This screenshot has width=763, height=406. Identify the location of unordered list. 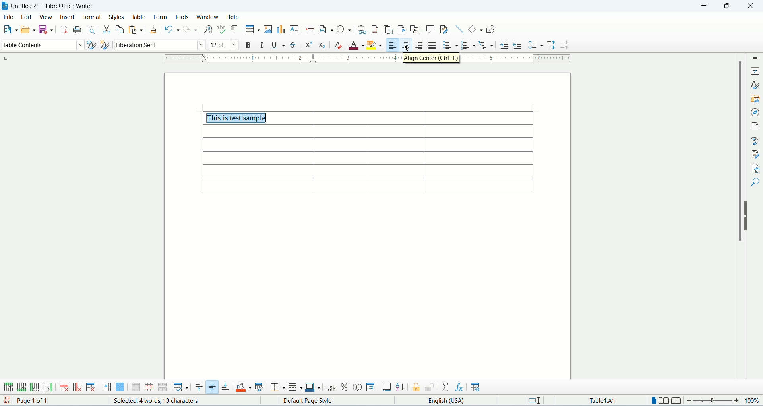
(451, 44).